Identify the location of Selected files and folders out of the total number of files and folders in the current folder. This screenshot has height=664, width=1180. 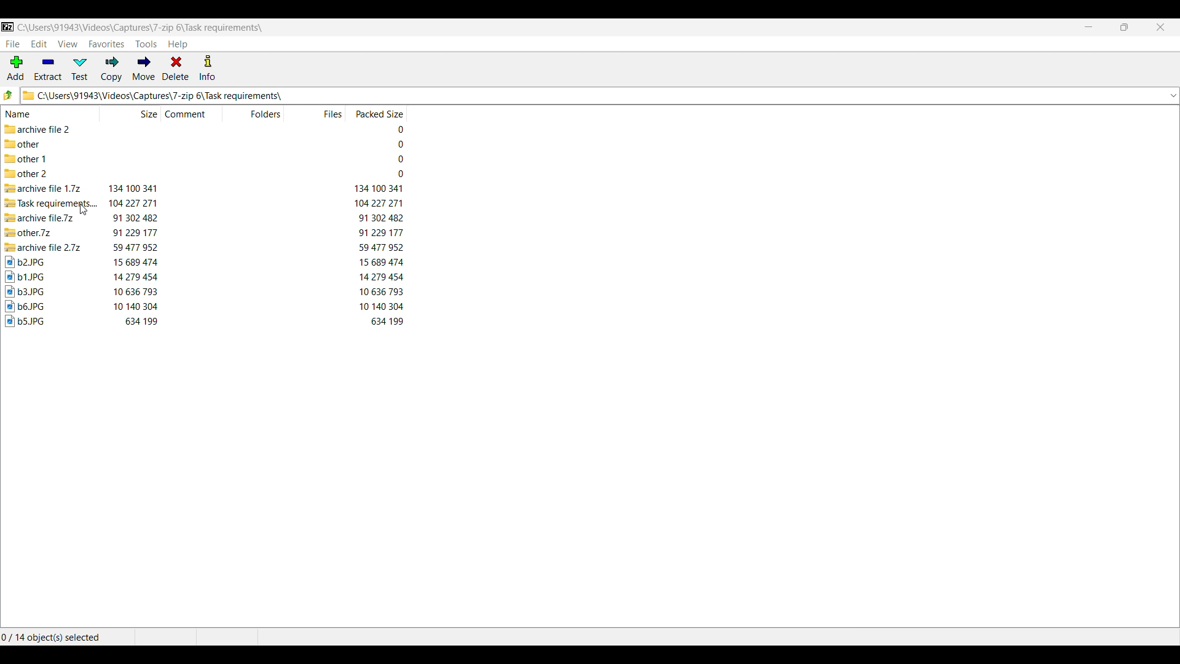
(67, 638).